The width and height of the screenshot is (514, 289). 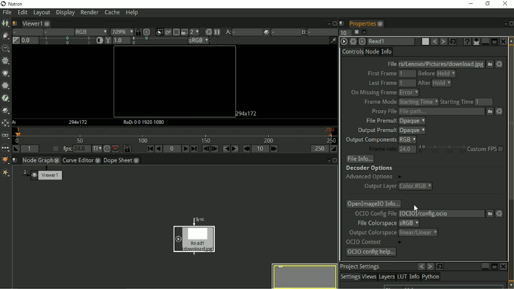 I want to click on  Info, so click(x=414, y=276).